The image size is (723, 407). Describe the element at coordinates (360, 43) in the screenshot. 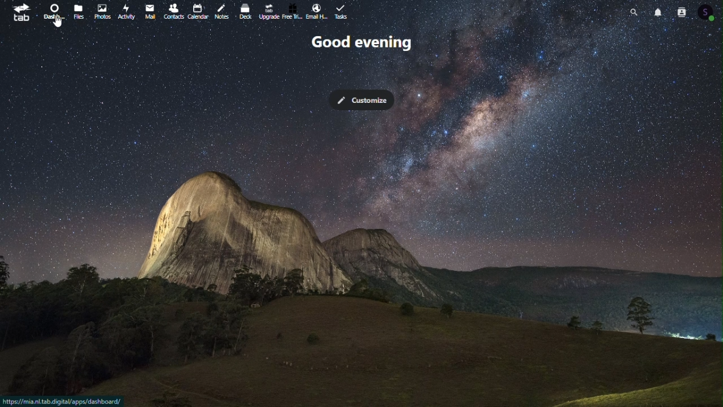

I see `Good evening` at that location.